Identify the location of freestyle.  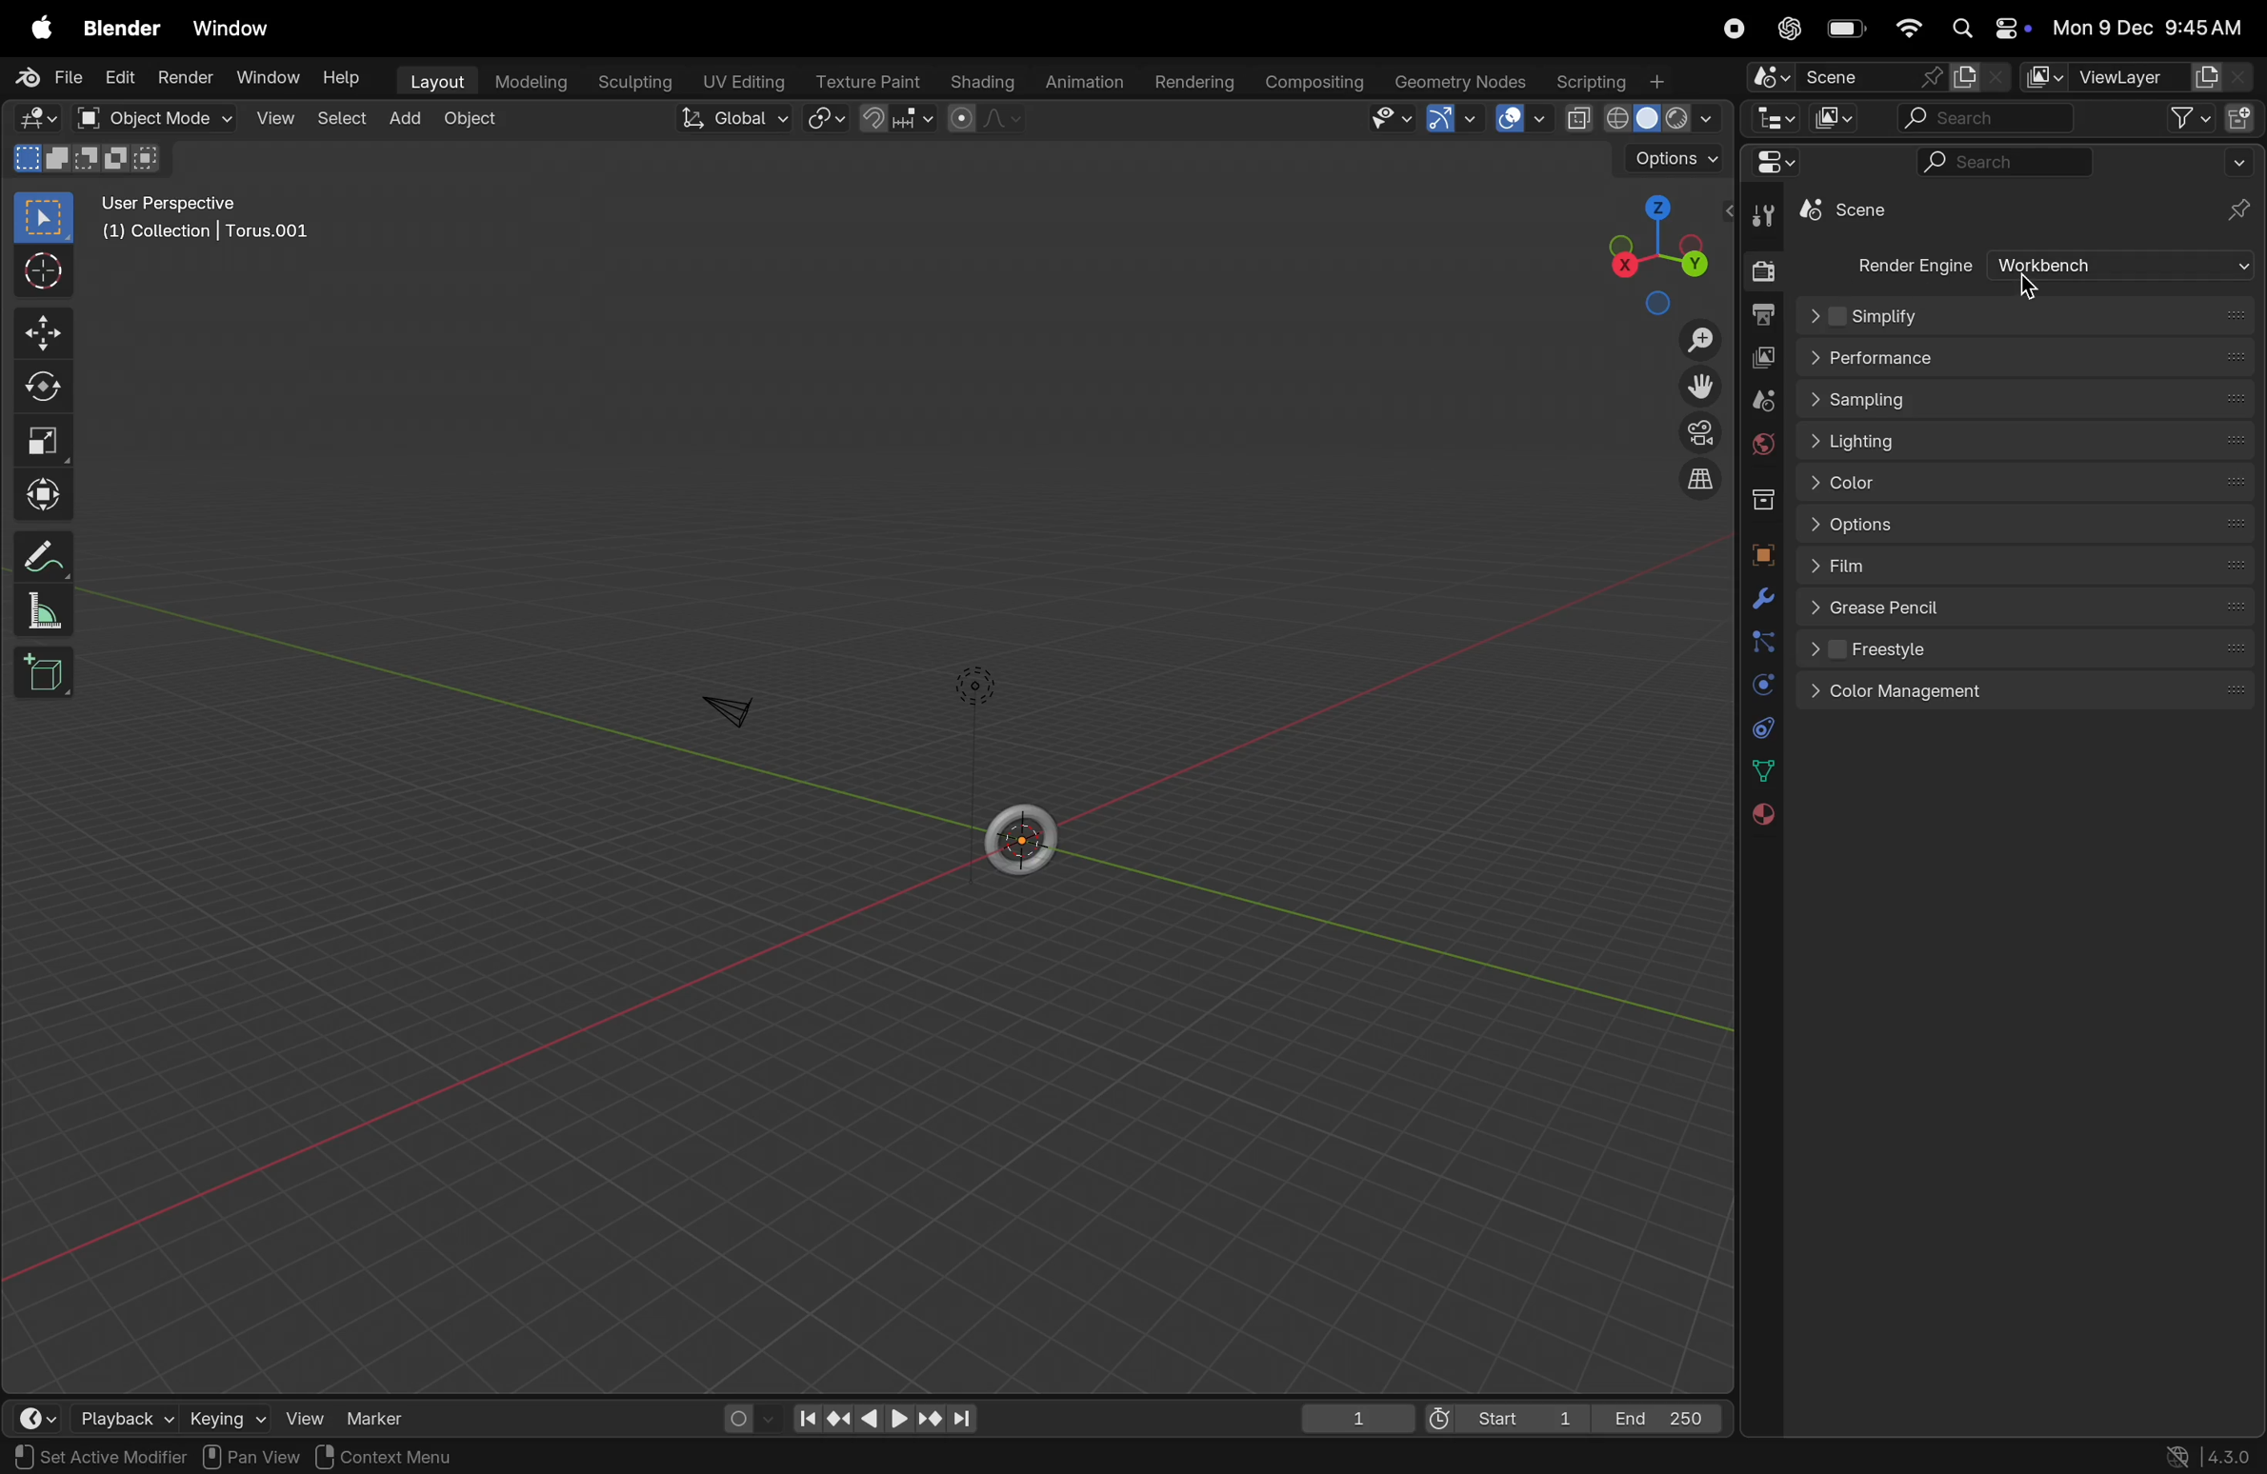
(2031, 655).